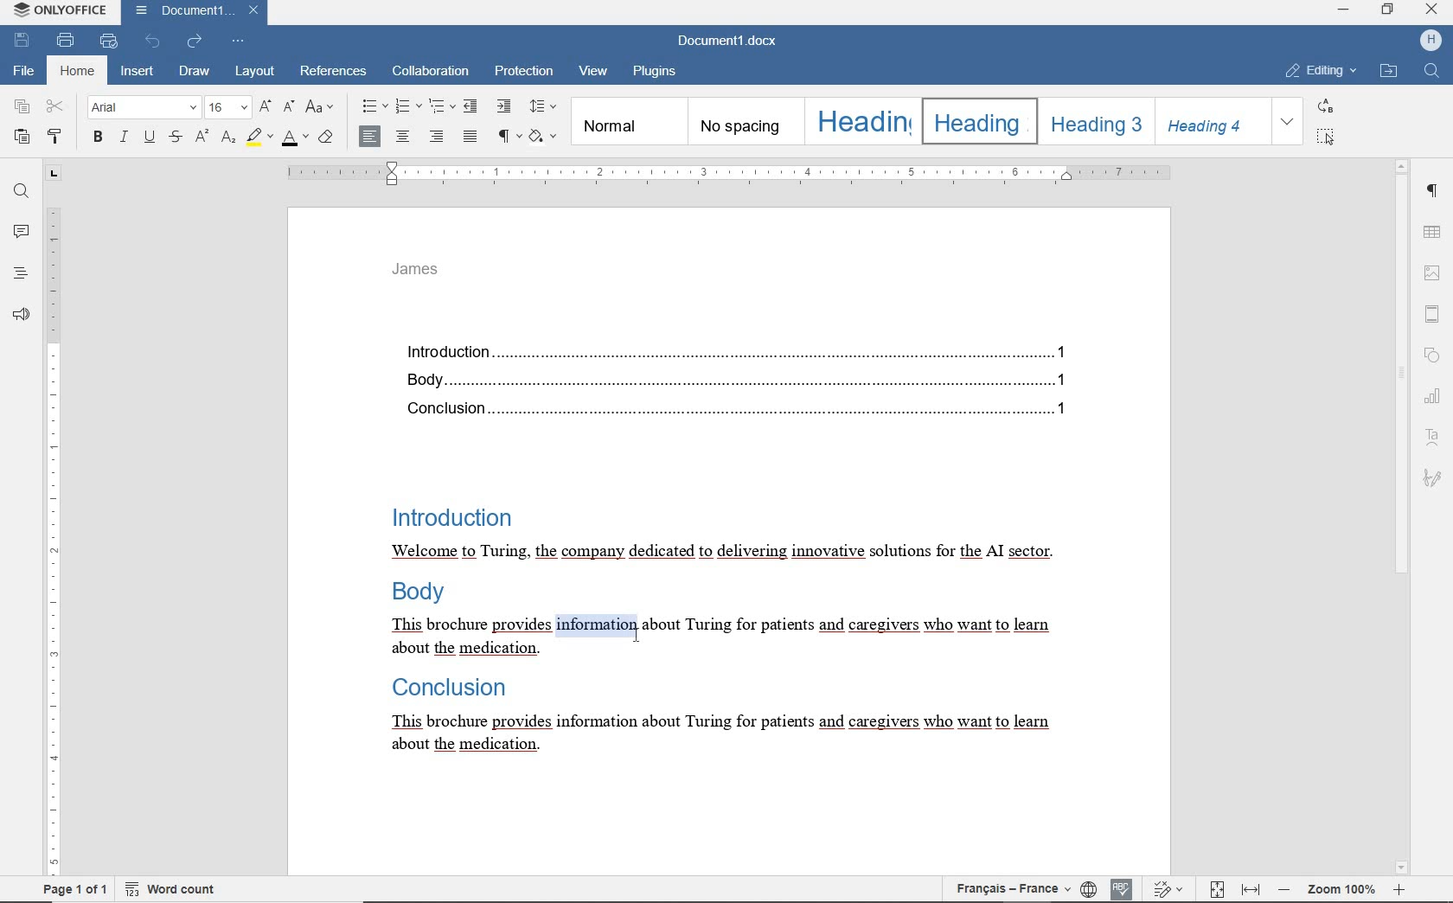 This screenshot has width=1453, height=903. Describe the element at coordinates (506, 106) in the screenshot. I see `INCREASE INDENT` at that location.